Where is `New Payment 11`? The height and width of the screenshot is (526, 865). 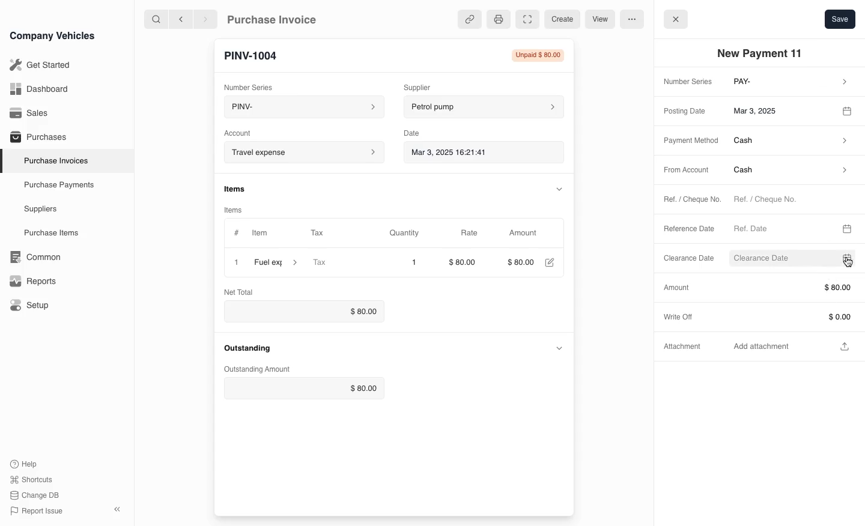
New Payment 11 is located at coordinates (763, 53).